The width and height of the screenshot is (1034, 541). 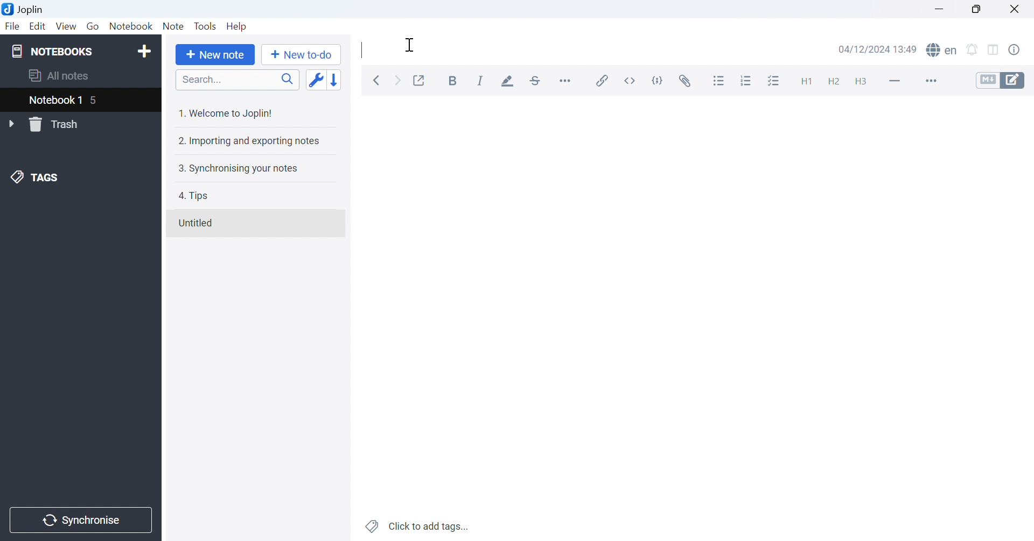 What do you see at coordinates (25, 9) in the screenshot?
I see `Joplin` at bounding box center [25, 9].